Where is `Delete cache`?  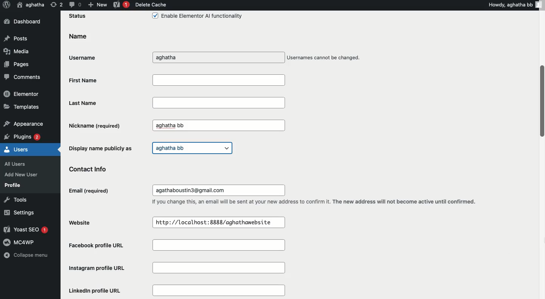 Delete cache is located at coordinates (151, 5).